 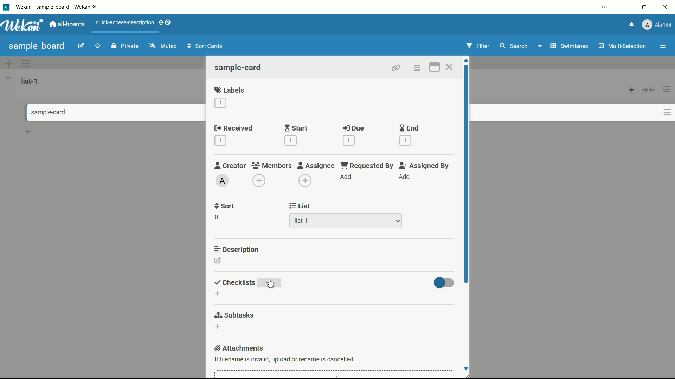 What do you see at coordinates (667, 89) in the screenshot?
I see `list actions` at bounding box center [667, 89].